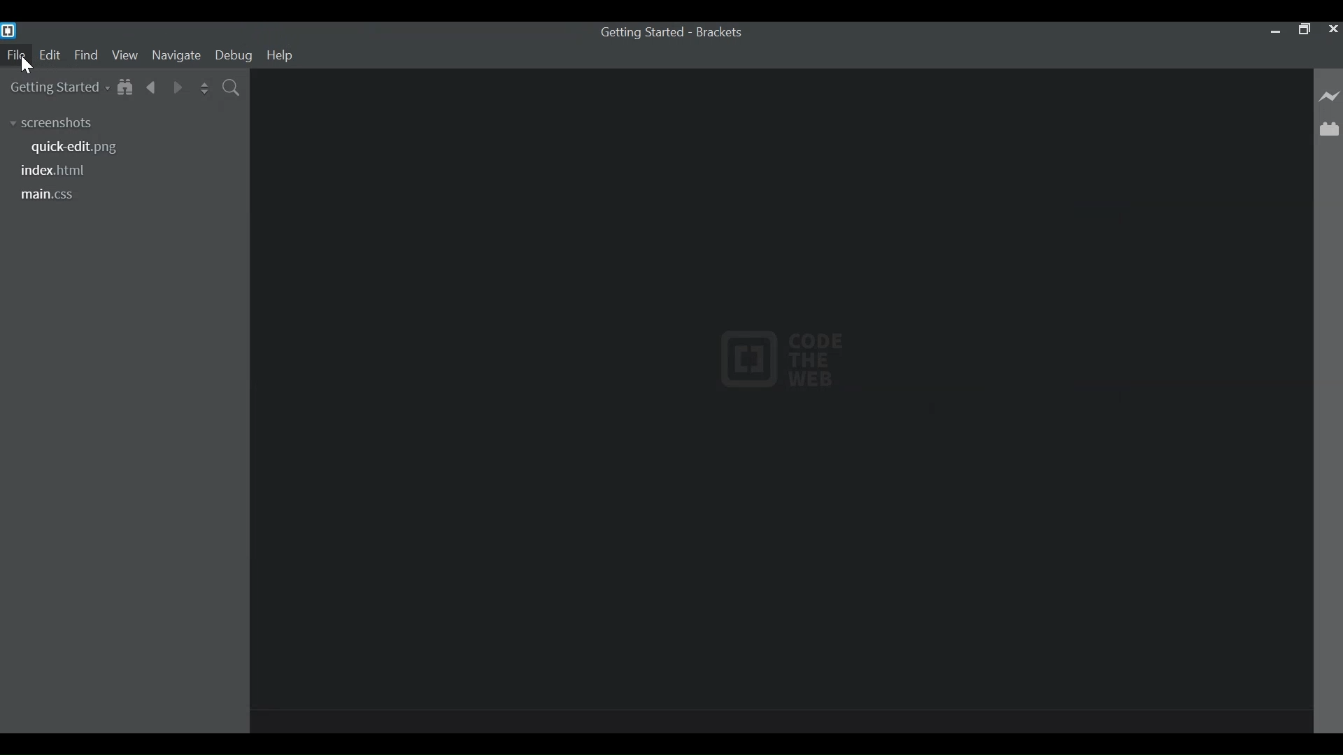  I want to click on minimize, so click(1273, 30).